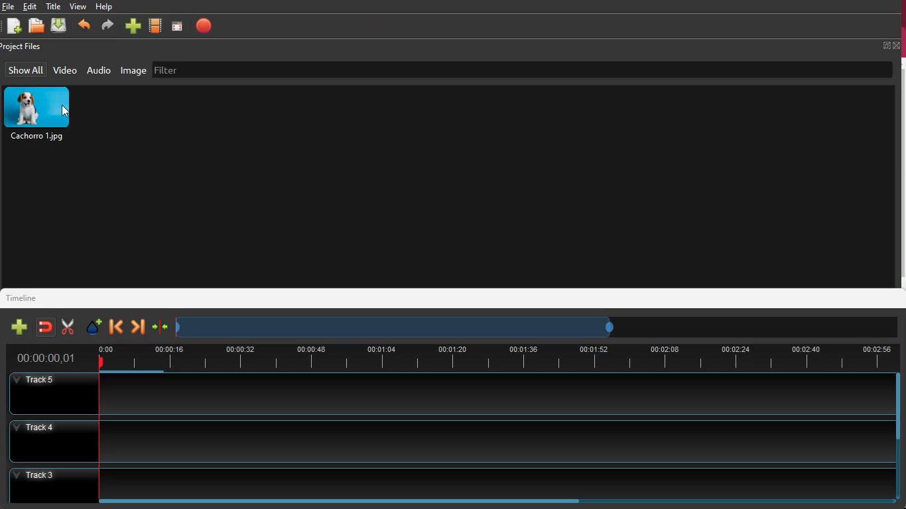 The height and width of the screenshot is (509, 906). I want to click on forward, so click(108, 27).